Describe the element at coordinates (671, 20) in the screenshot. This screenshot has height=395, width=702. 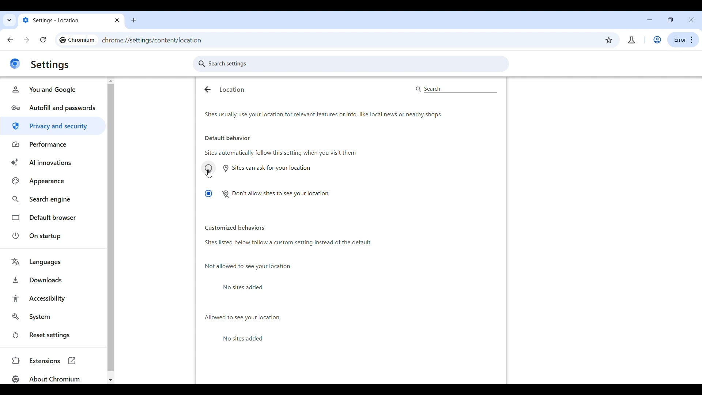
I see `resize` at that location.